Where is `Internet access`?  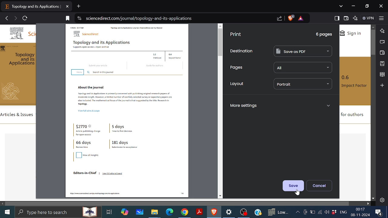
Internet access is located at coordinates (319, 212).